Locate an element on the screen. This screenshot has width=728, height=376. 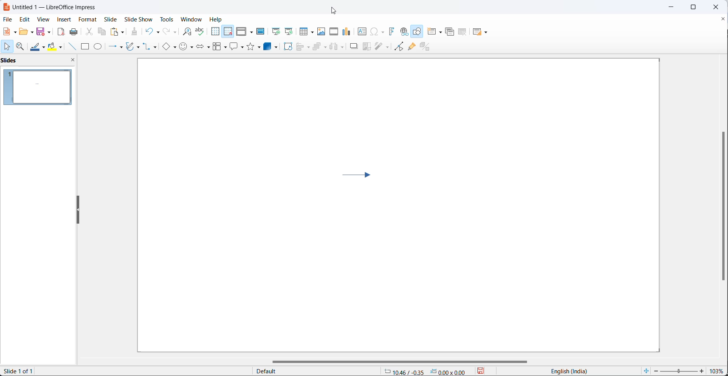
maximize is located at coordinates (698, 7).